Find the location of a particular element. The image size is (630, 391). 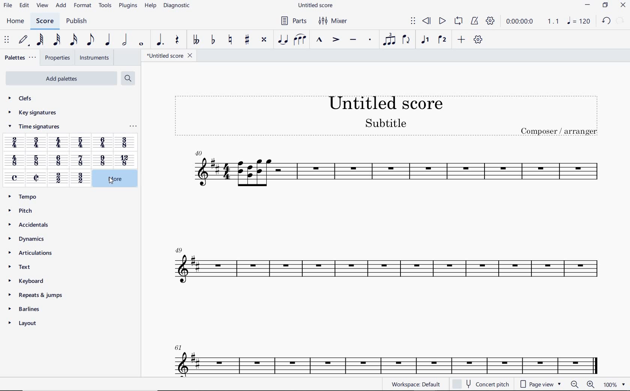

6/8 is located at coordinates (59, 161).